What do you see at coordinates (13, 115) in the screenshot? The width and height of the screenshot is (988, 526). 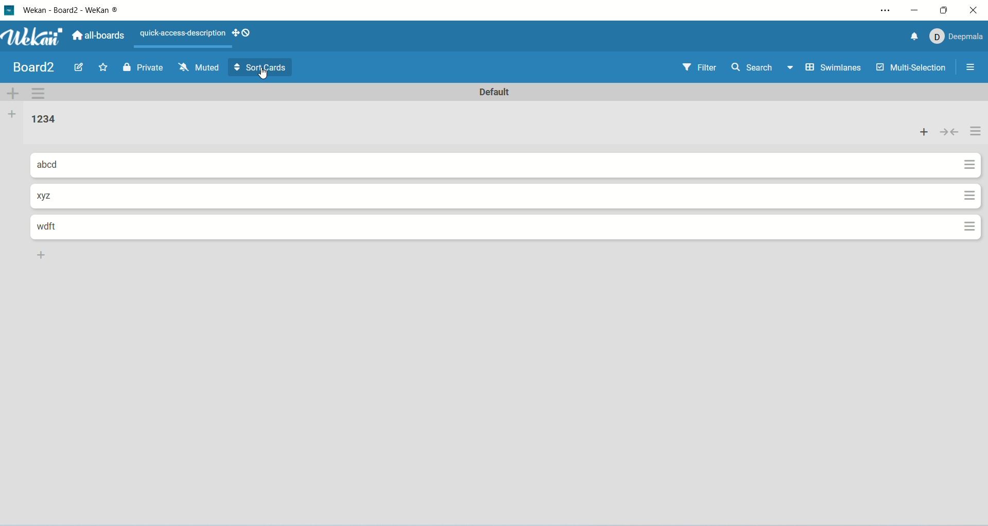 I see `add list` at bounding box center [13, 115].